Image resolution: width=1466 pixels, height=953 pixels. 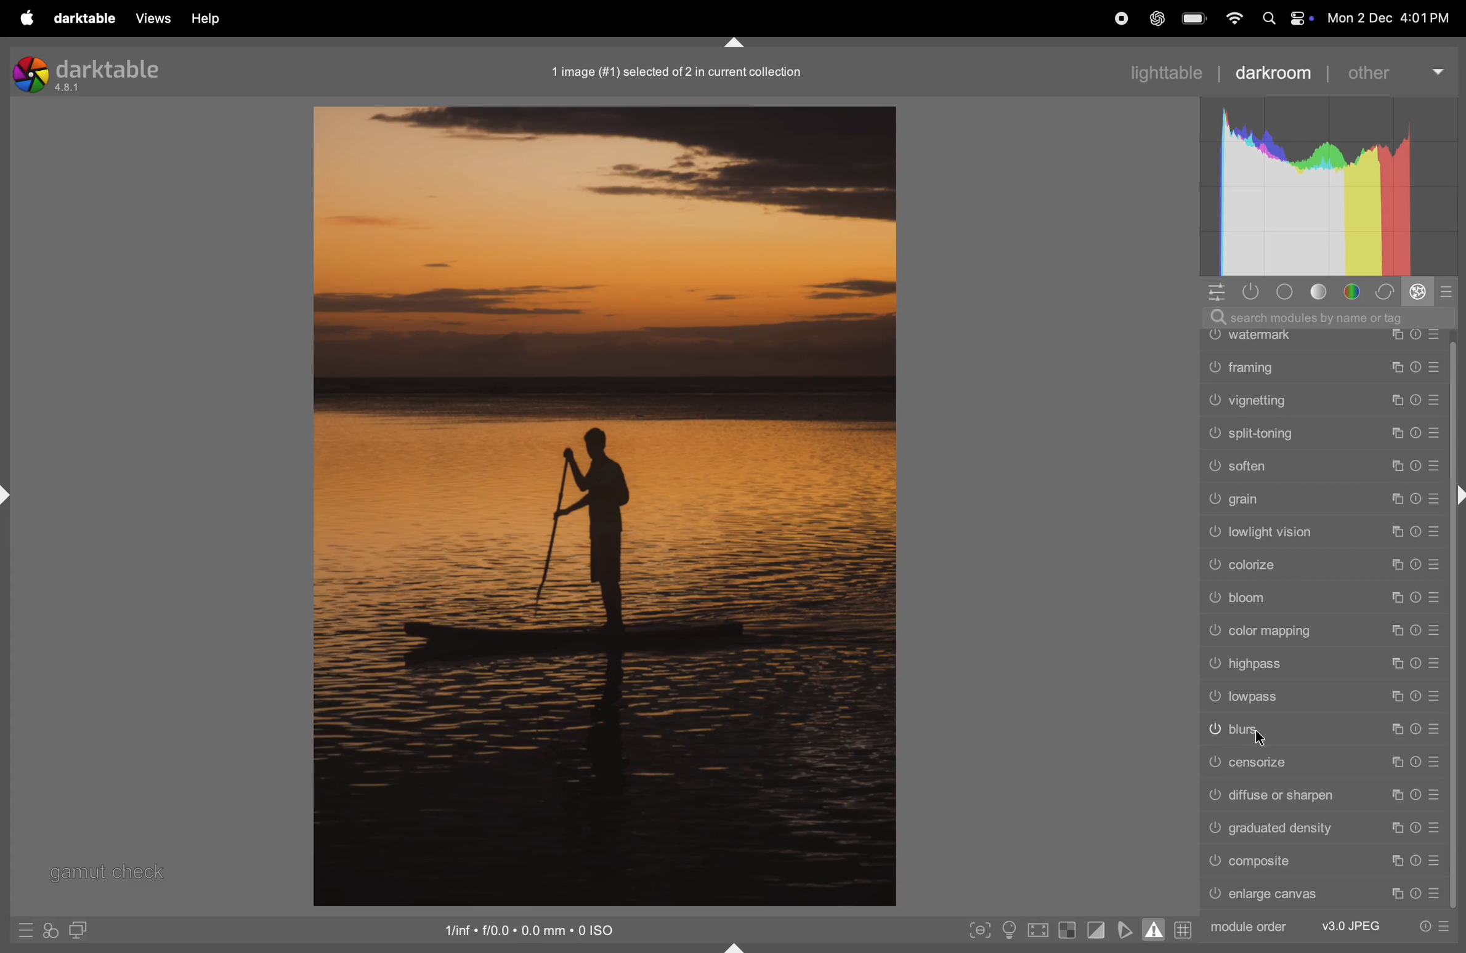 I want to click on low pass, so click(x=1322, y=696).